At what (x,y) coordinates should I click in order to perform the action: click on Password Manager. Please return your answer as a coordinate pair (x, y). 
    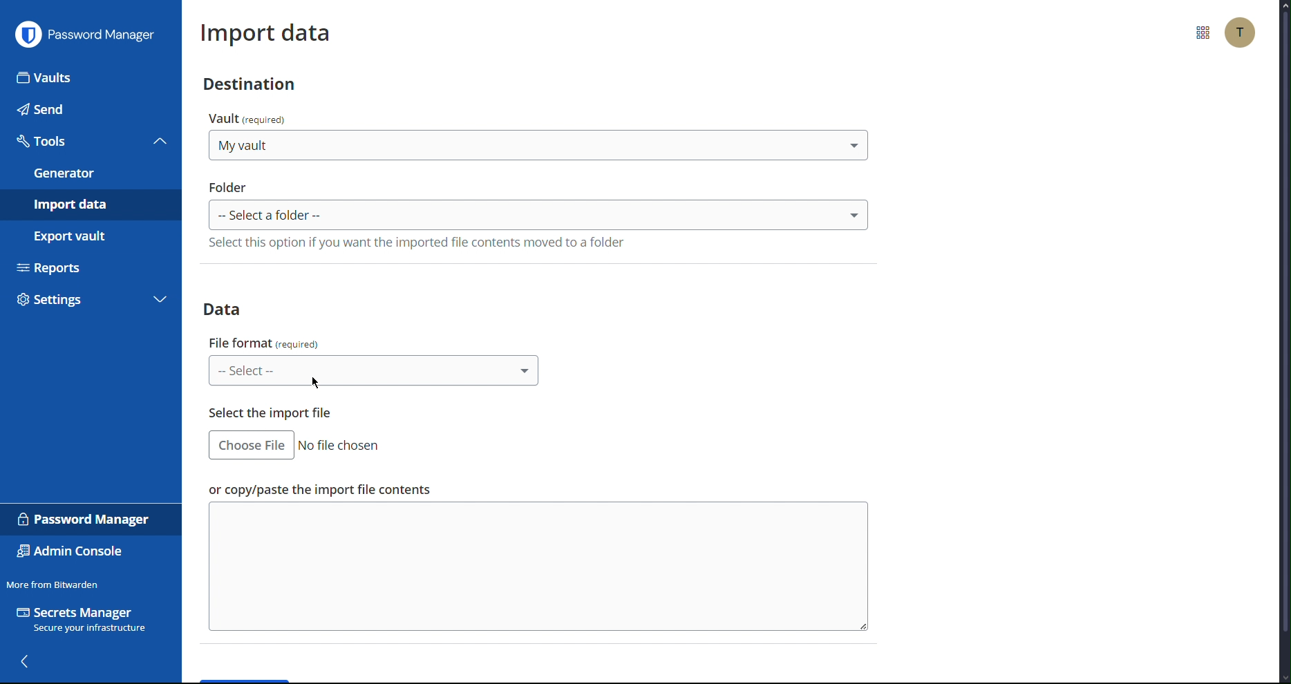
    Looking at the image, I should click on (86, 520).